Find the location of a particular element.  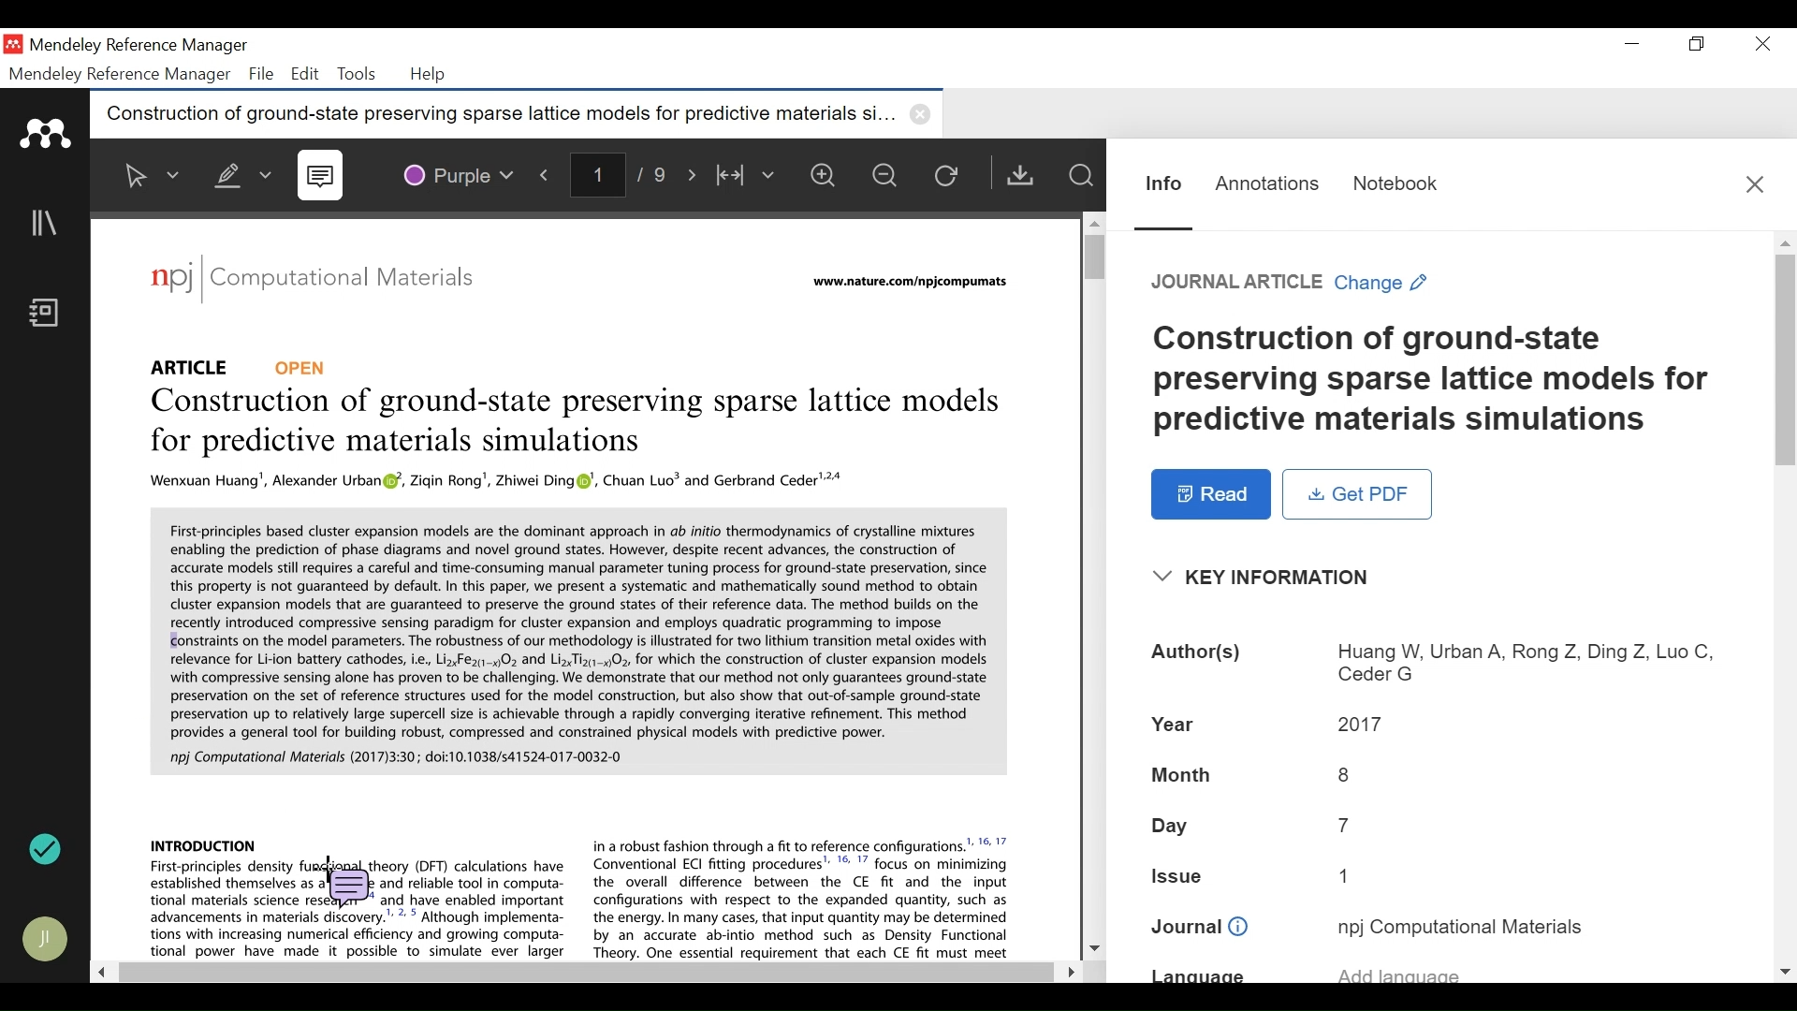

Find in Files is located at coordinates (1083, 176).